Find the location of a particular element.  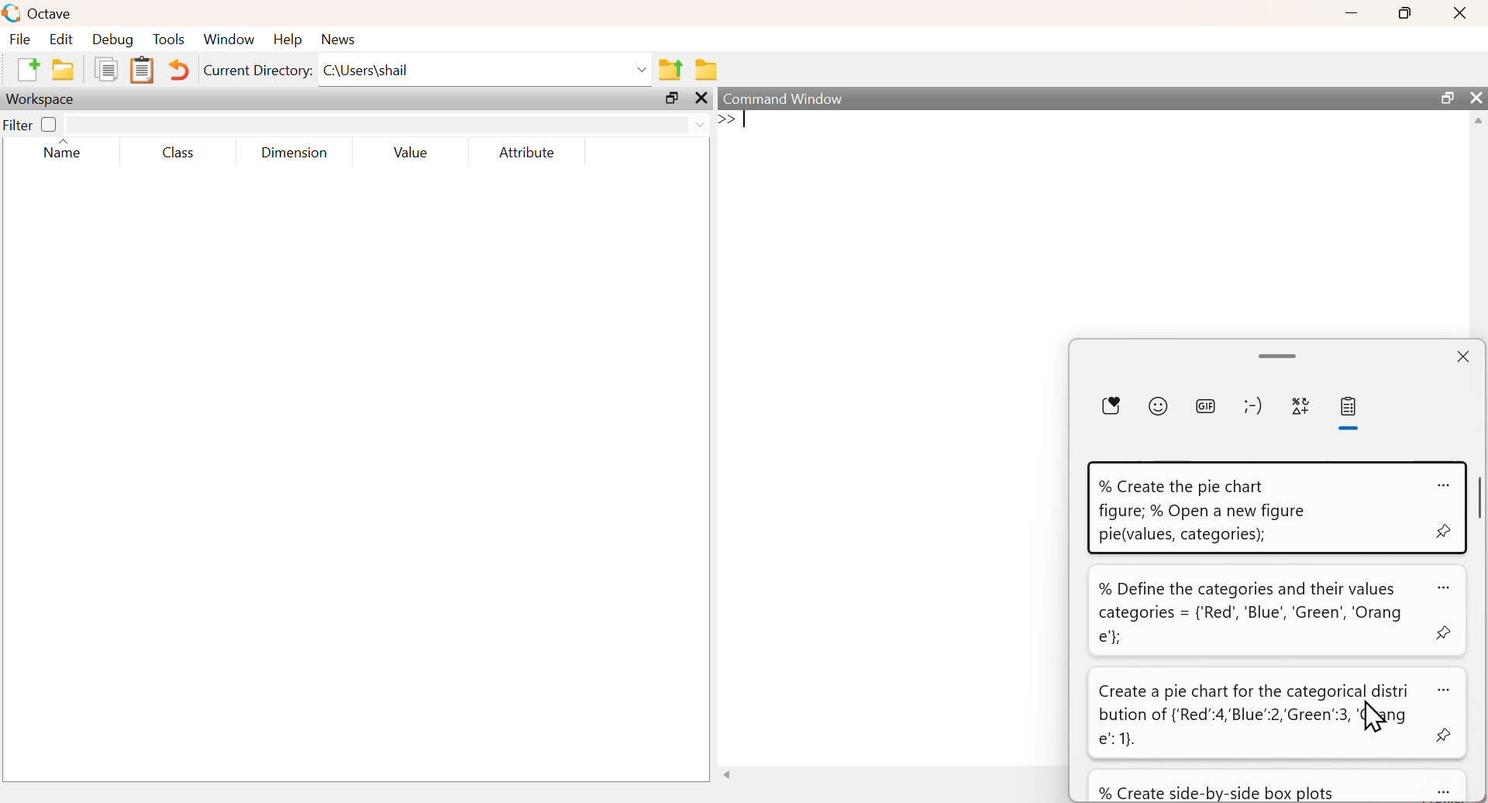

Edit is located at coordinates (60, 40).